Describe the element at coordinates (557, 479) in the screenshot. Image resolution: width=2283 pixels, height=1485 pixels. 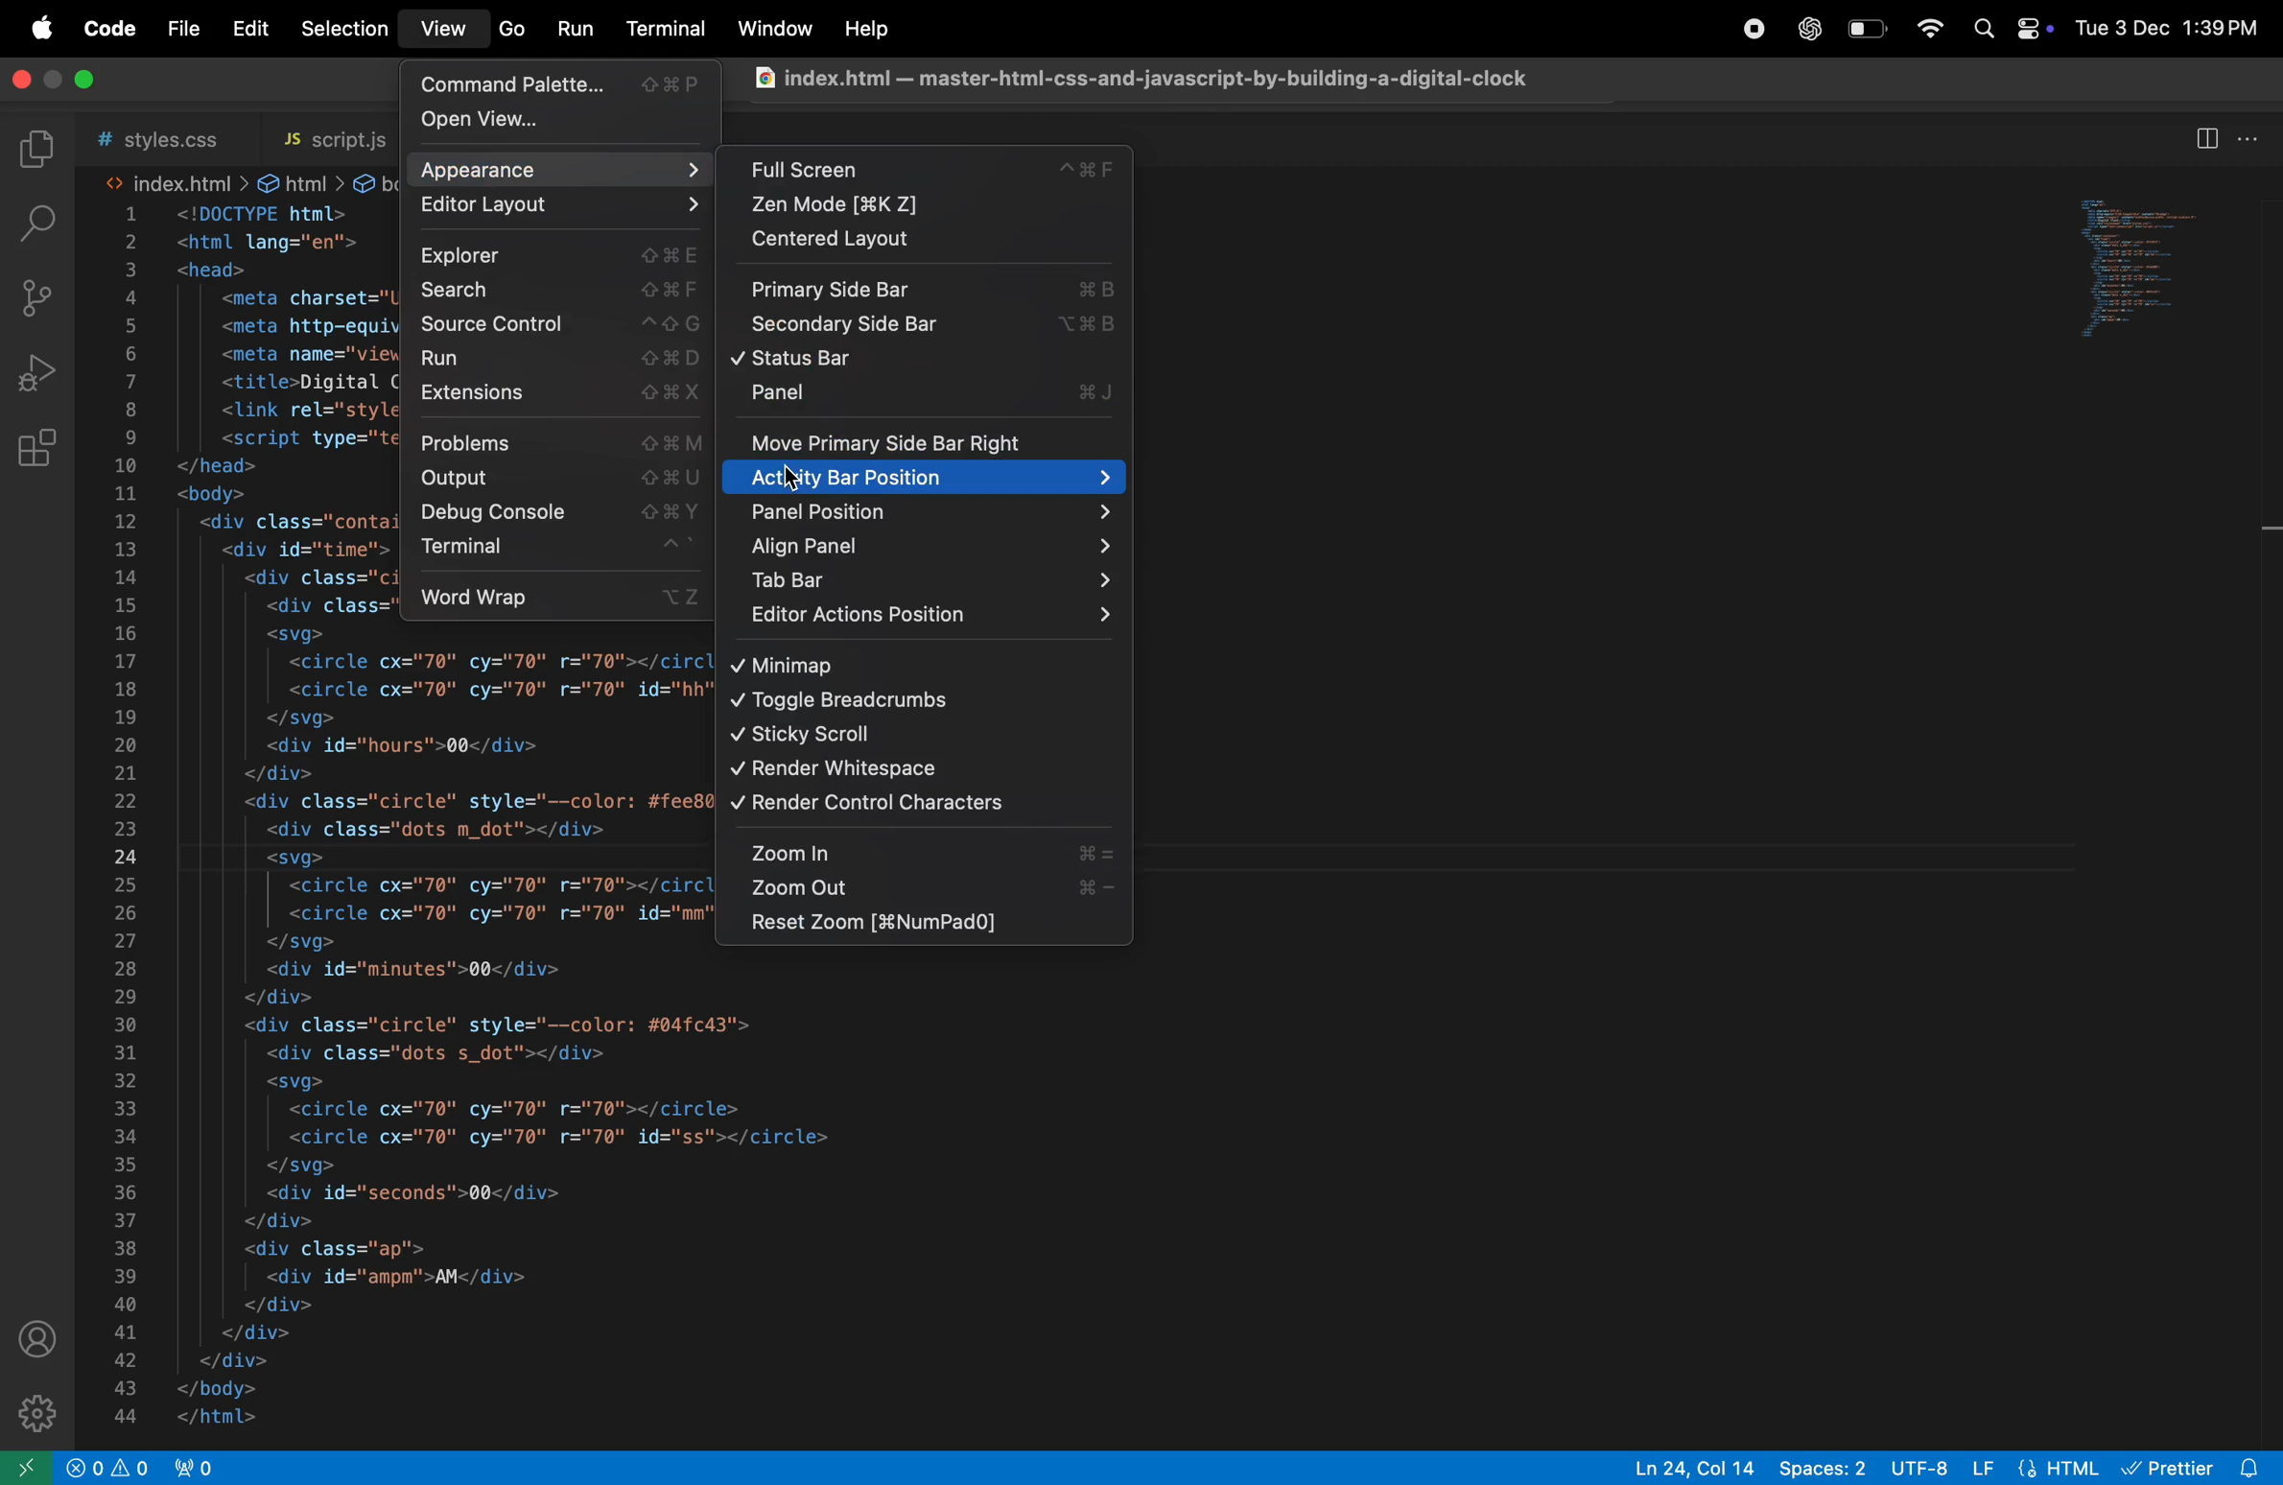
I see `output` at that location.